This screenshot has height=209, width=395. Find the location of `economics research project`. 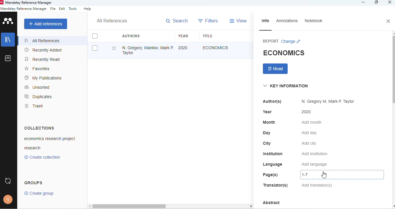

economics research project is located at coordinates (50, 139).